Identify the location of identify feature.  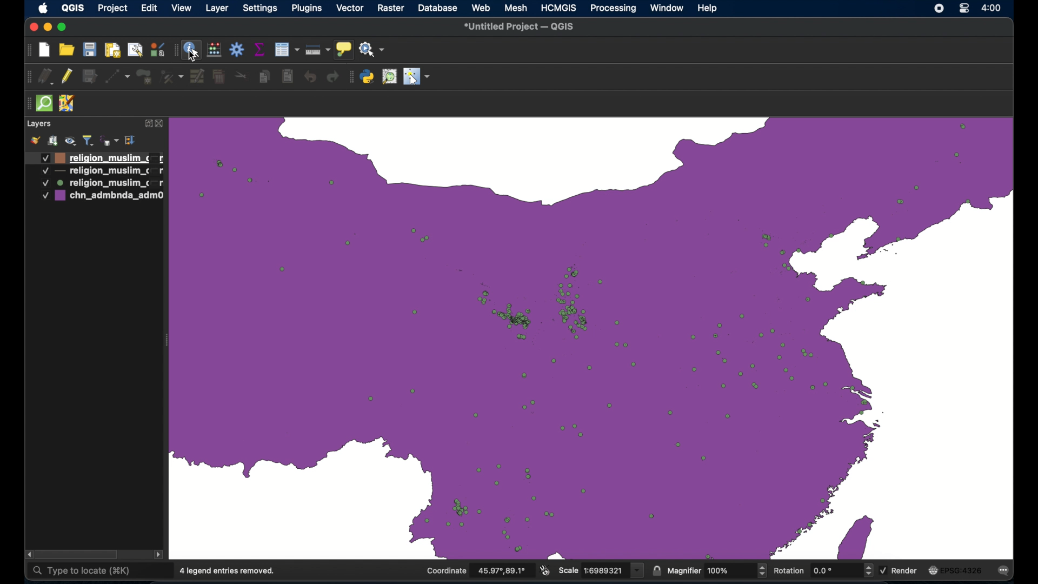
(192, 51).